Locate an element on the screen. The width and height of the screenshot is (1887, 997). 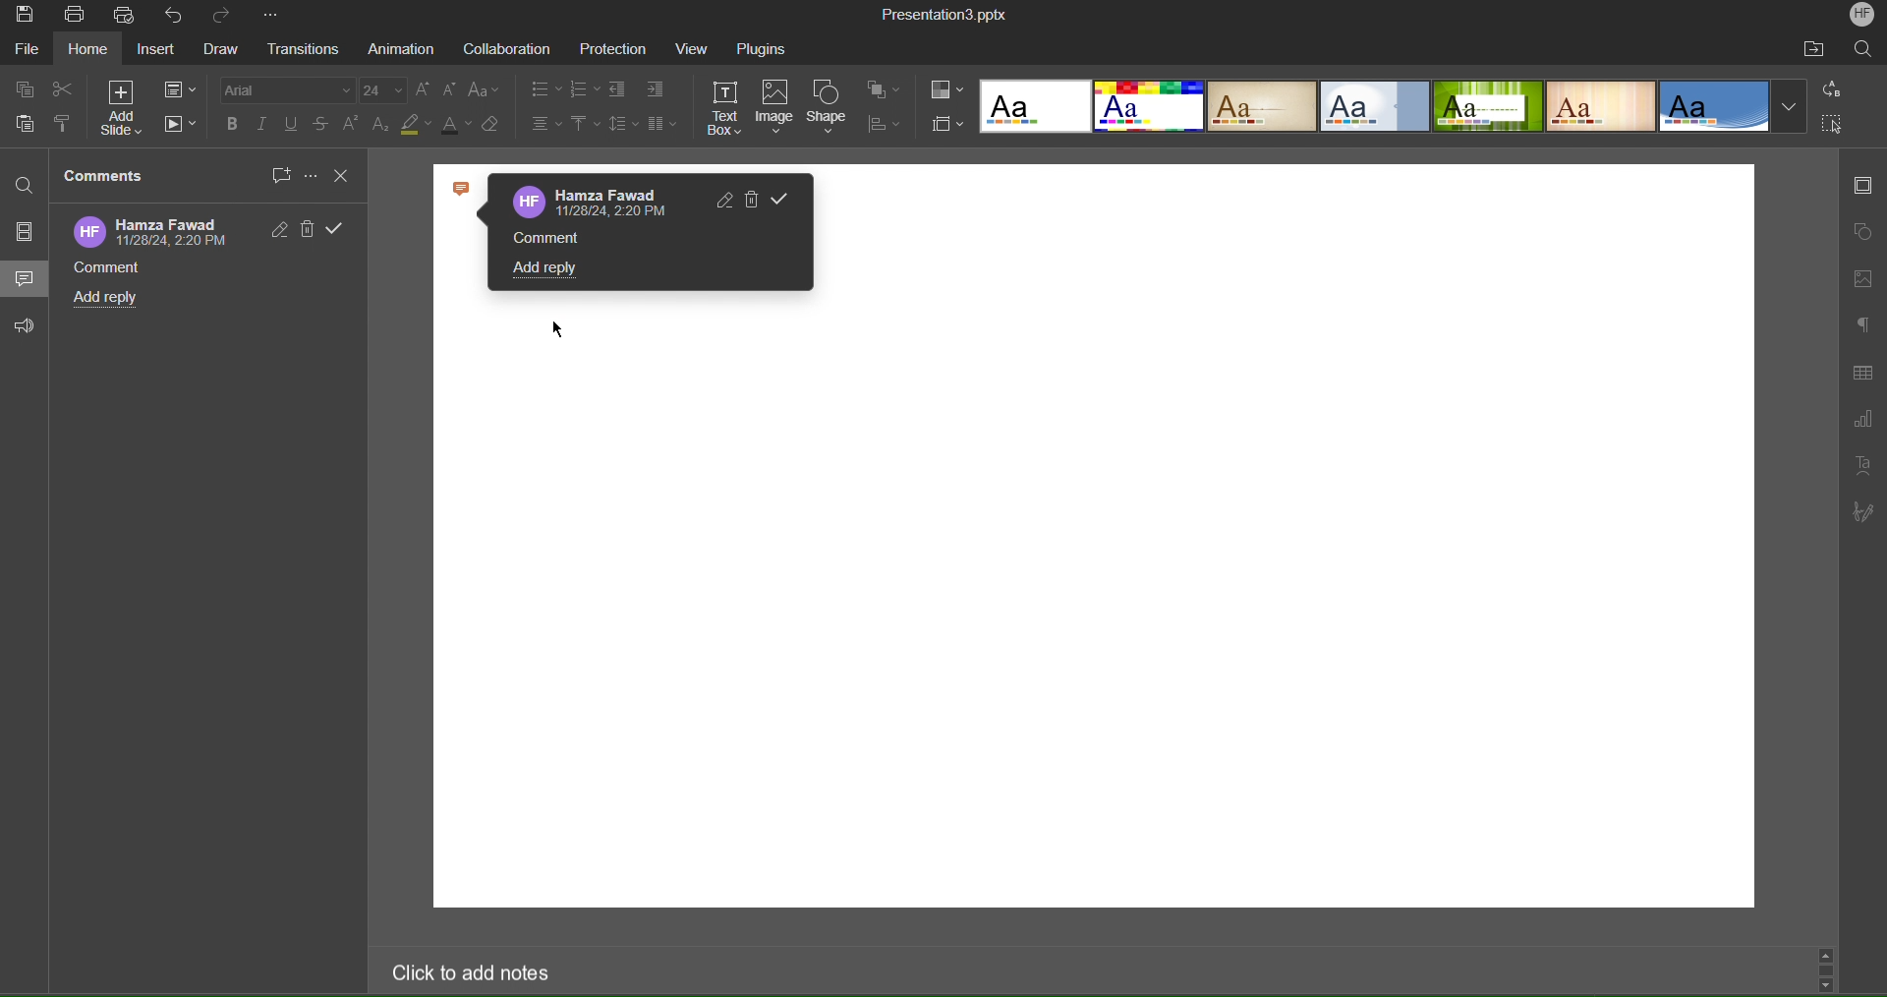
Vertical Alignment is located at coordinates (584, 126).